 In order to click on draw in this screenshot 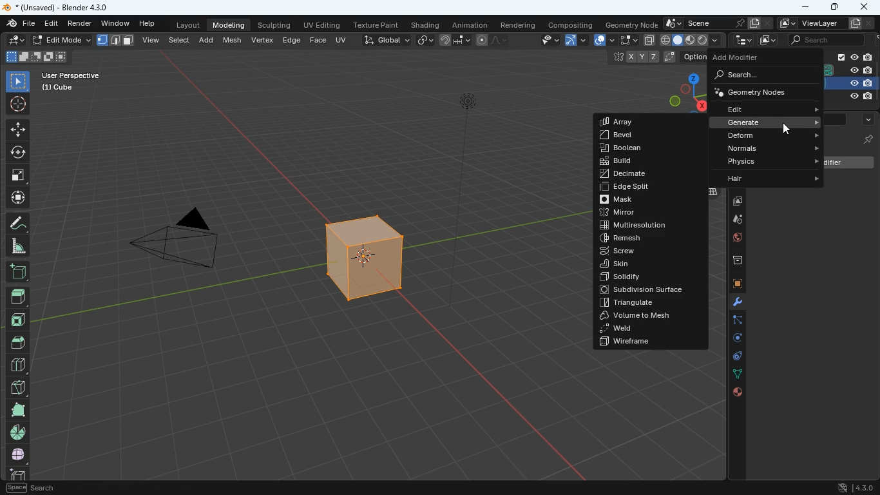, I will do `click(493, 39)`.